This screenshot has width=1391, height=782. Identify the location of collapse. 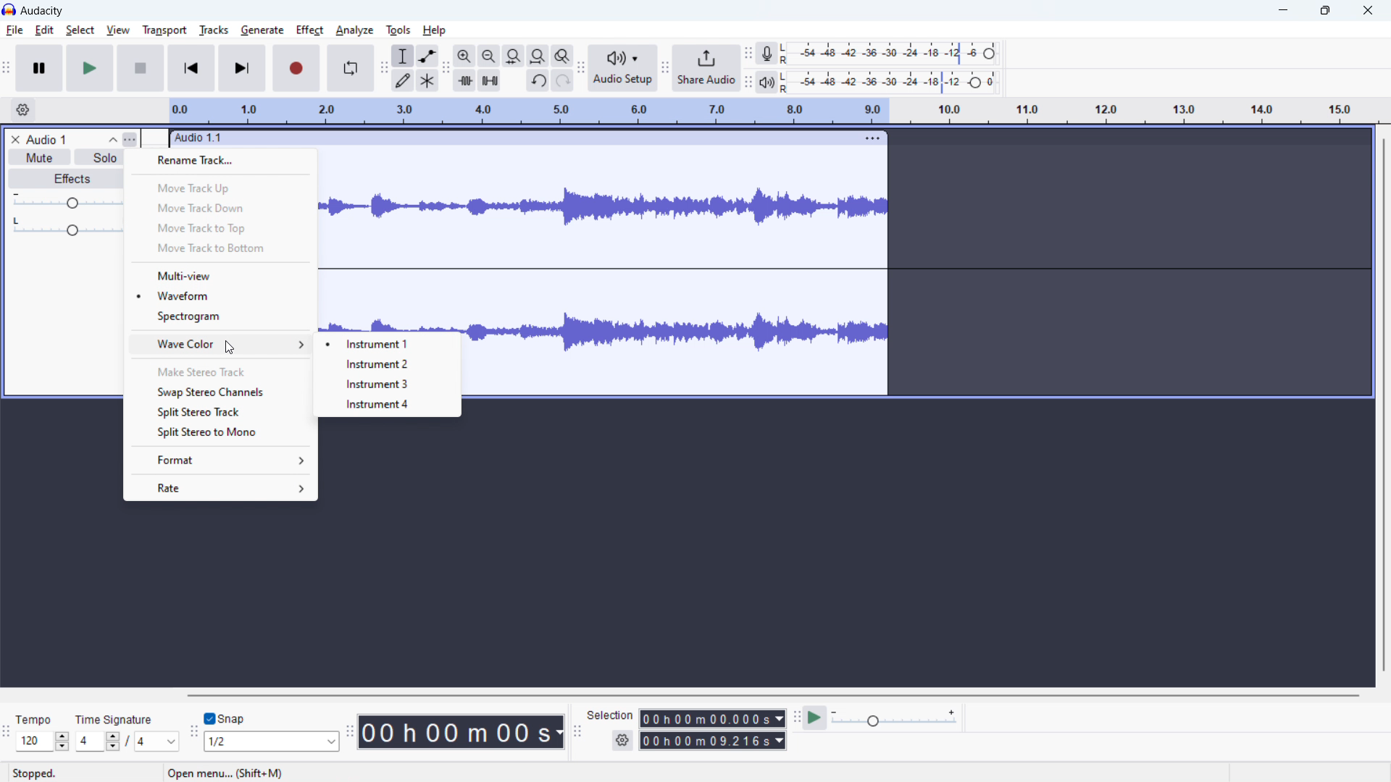
(112, 140).